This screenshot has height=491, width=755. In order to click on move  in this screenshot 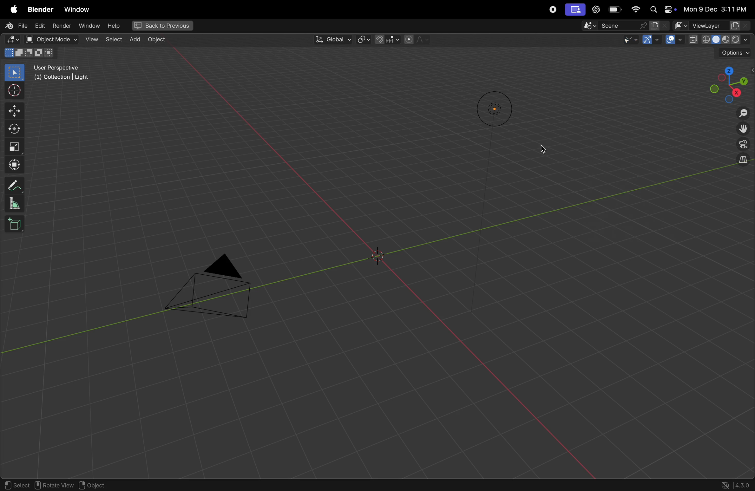, I will do `click(13, 111)`.